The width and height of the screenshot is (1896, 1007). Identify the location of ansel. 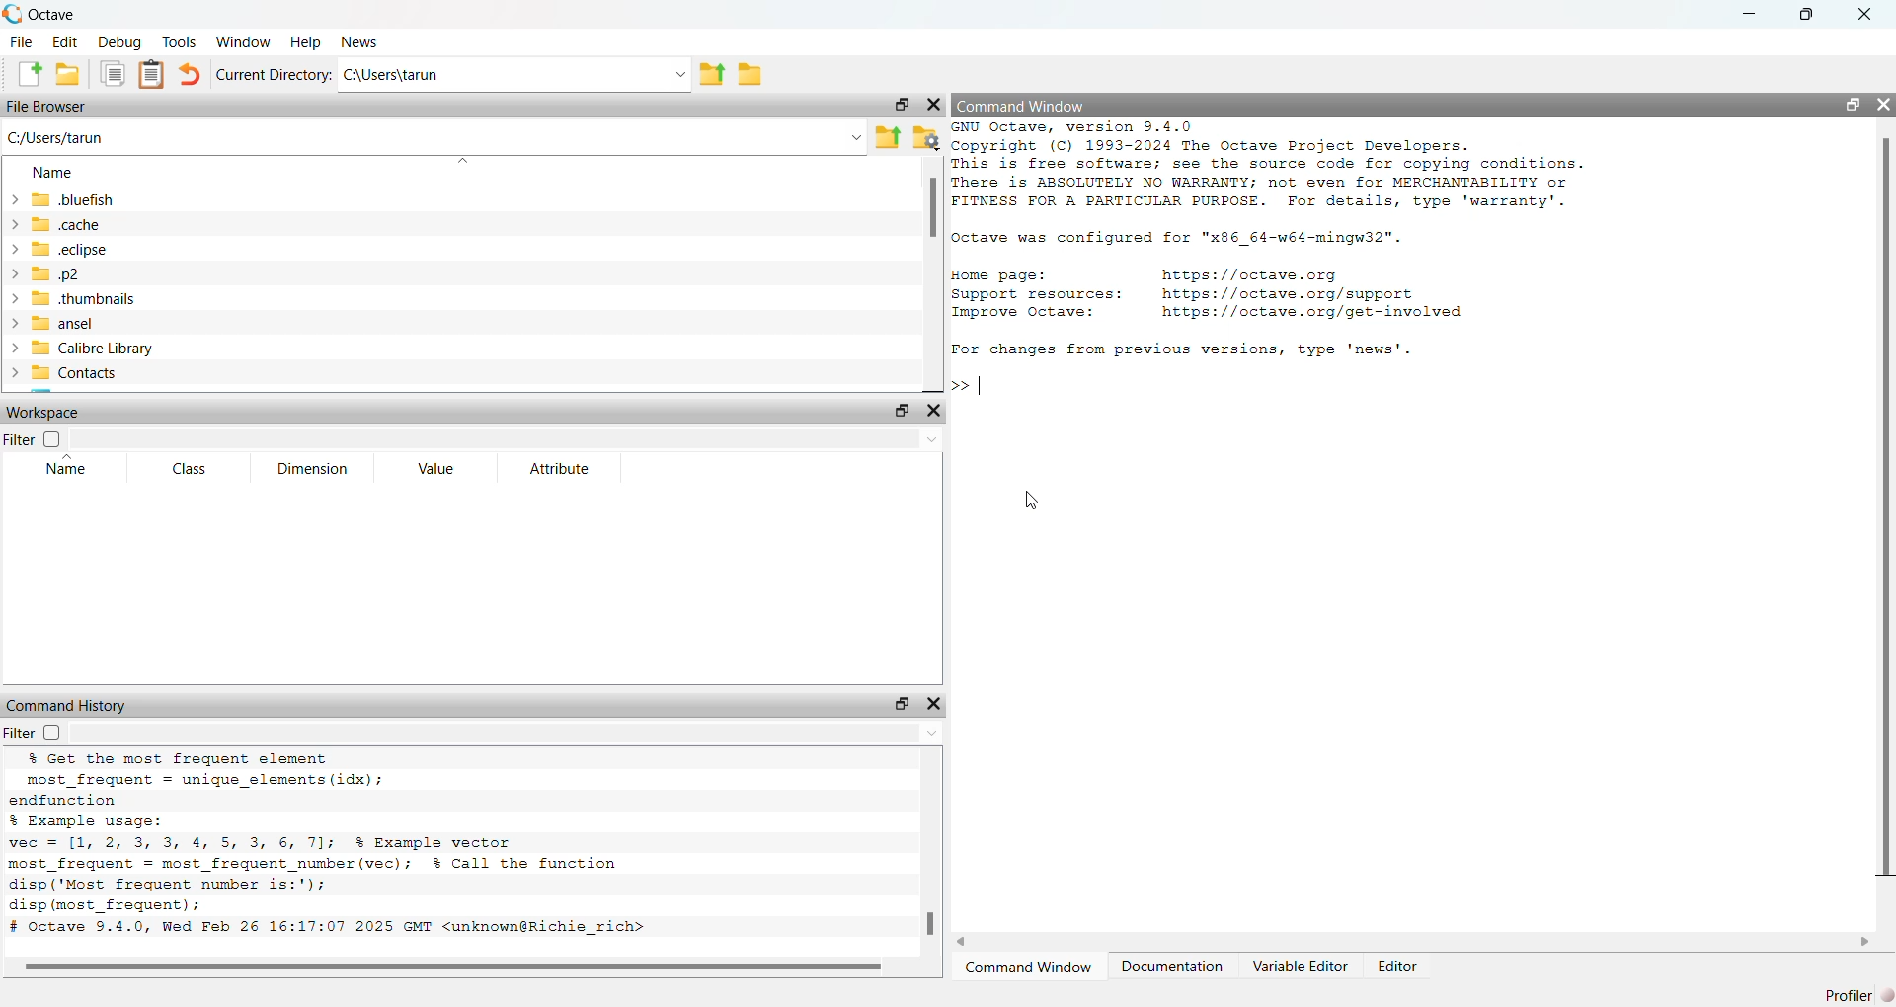
(65, 323).